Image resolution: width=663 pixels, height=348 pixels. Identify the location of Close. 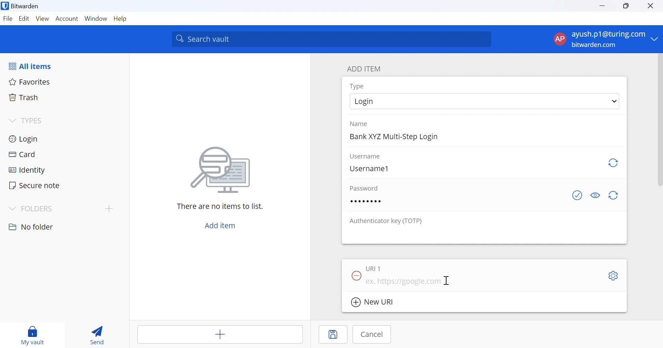
(652, 7).